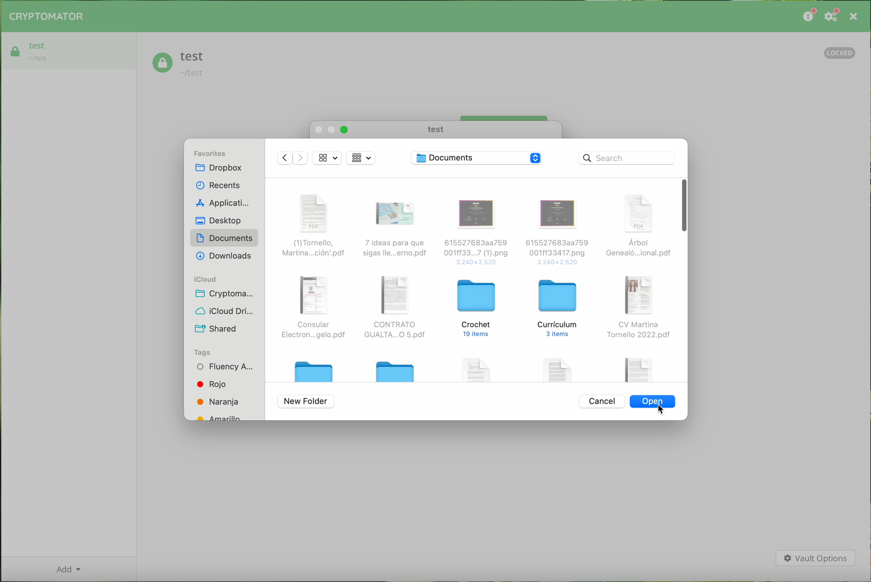  I want to click on pdf file, so click(395, 231).